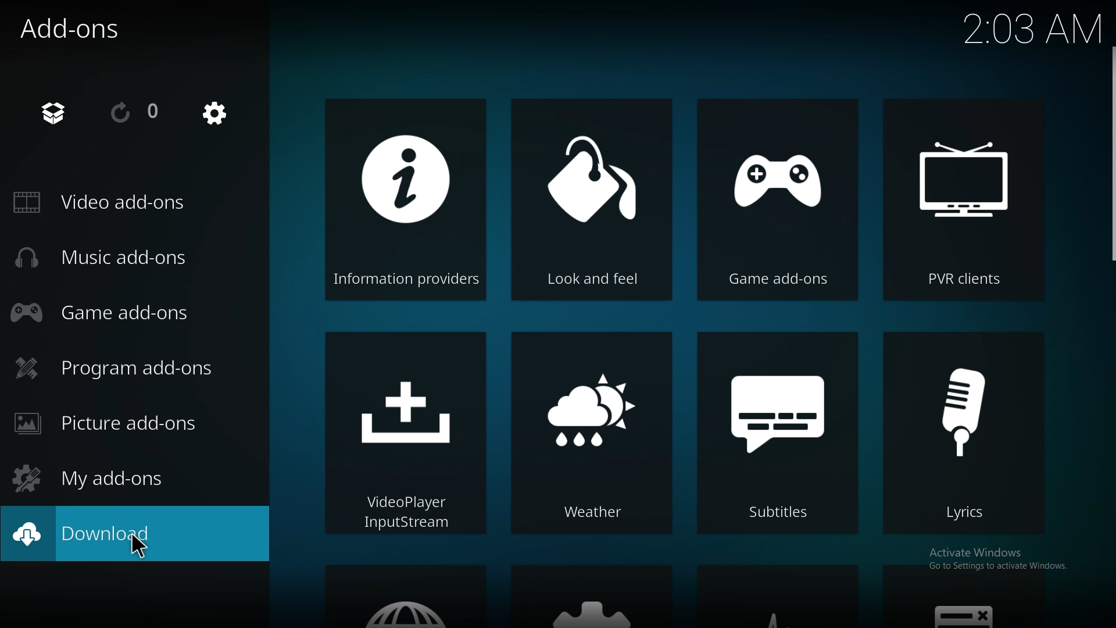 This screenshot has width=1116, height=628. What do you see at coordinates (593, 202) in the screenshot?
I see `look and feel` at bounding box center [593, 202].